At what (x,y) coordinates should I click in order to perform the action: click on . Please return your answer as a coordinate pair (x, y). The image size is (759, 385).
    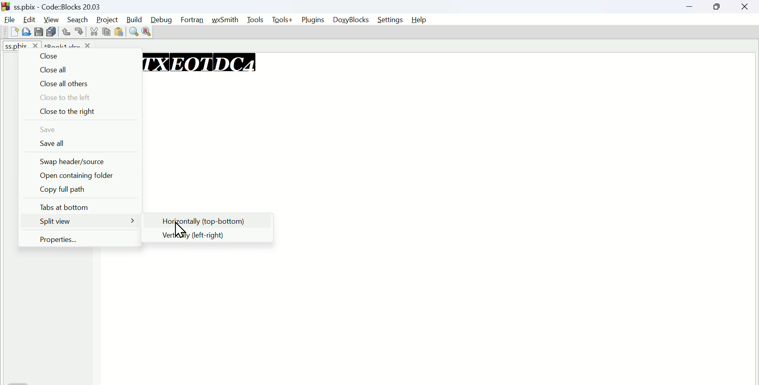
    Looking at the image, I should click on (257, 20).